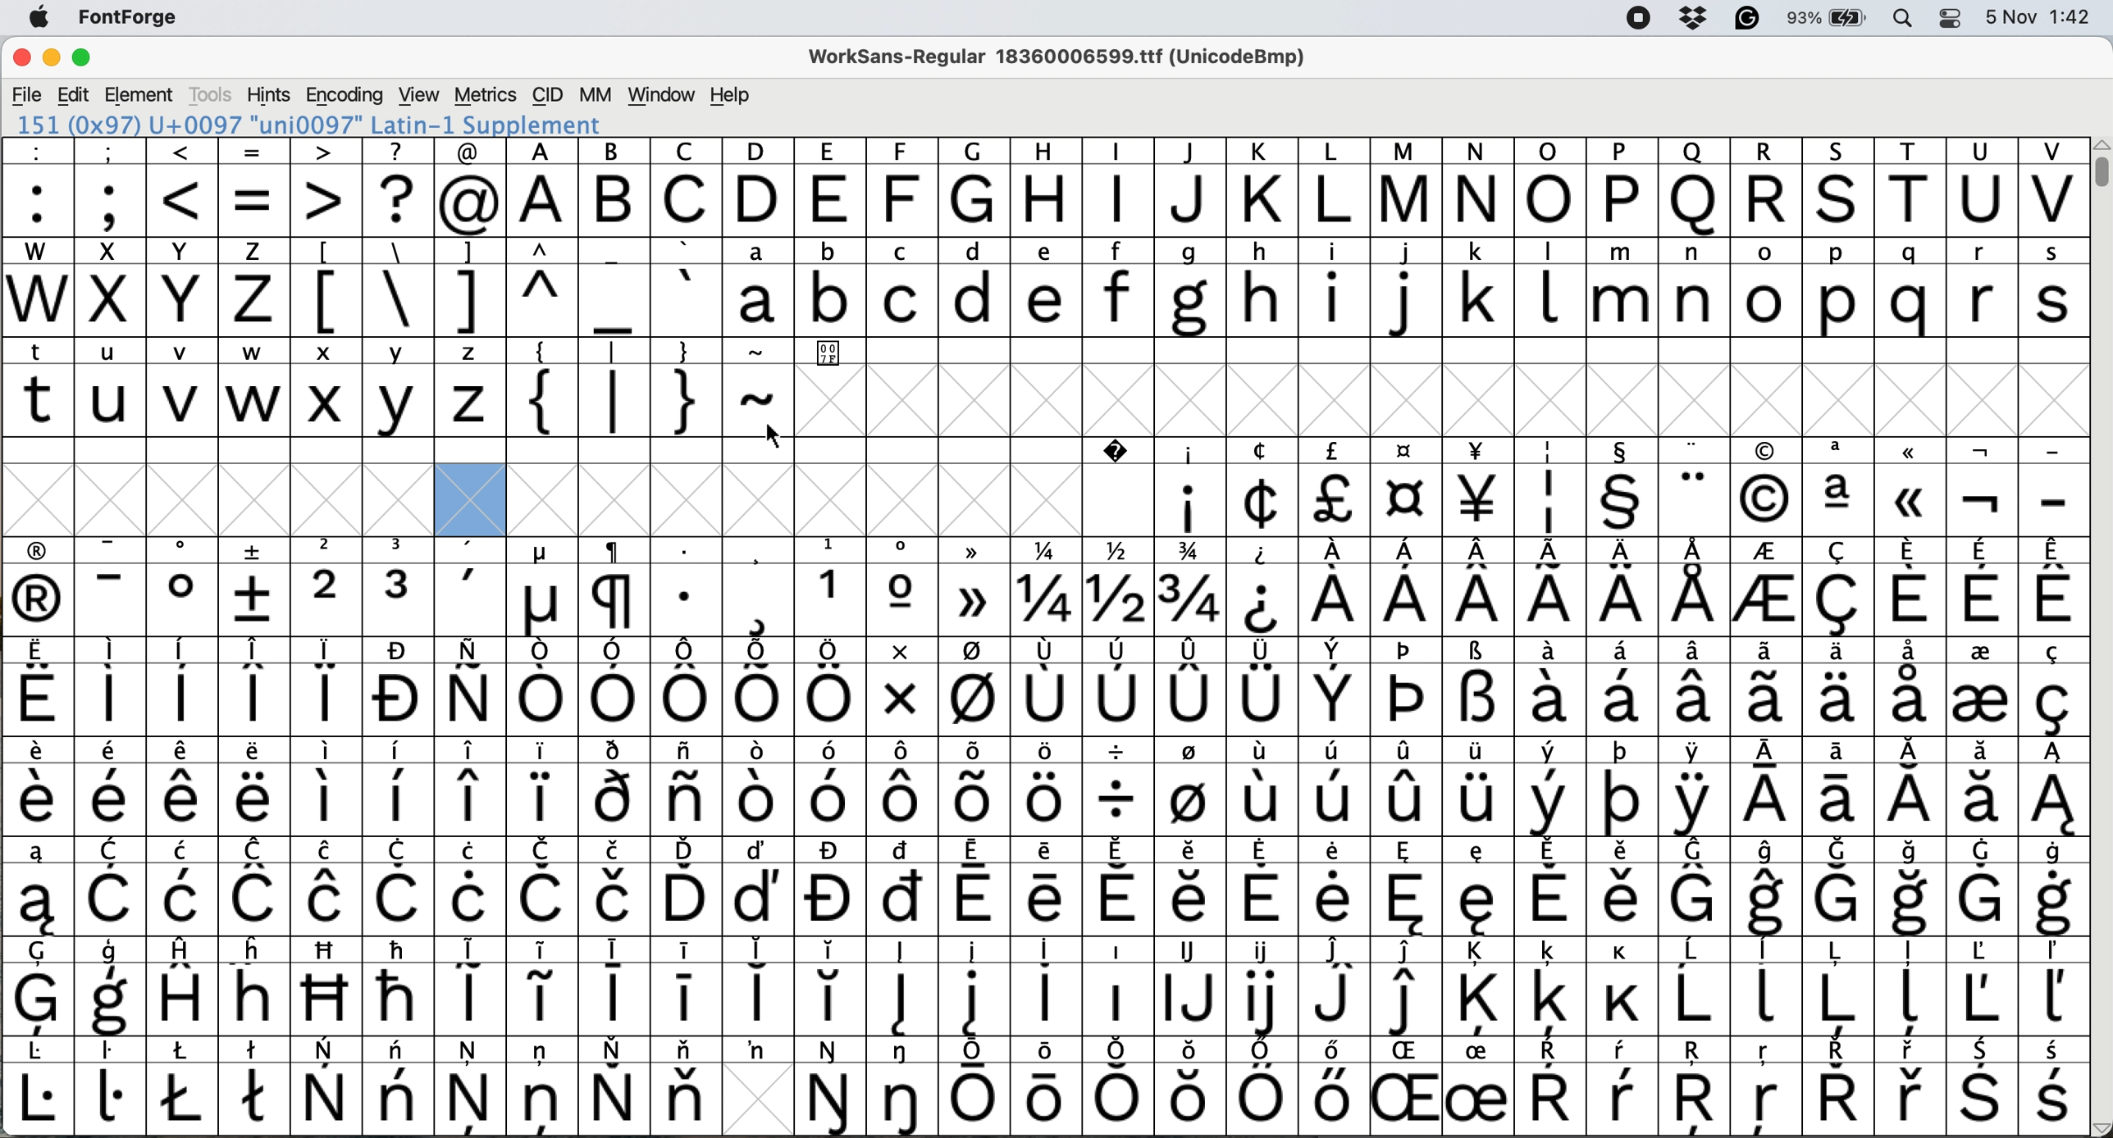 This screenshot has height=1138, width=2113. Describe the element at coordinates (112, 587) in the screenshot. I see `symbol` at that location.